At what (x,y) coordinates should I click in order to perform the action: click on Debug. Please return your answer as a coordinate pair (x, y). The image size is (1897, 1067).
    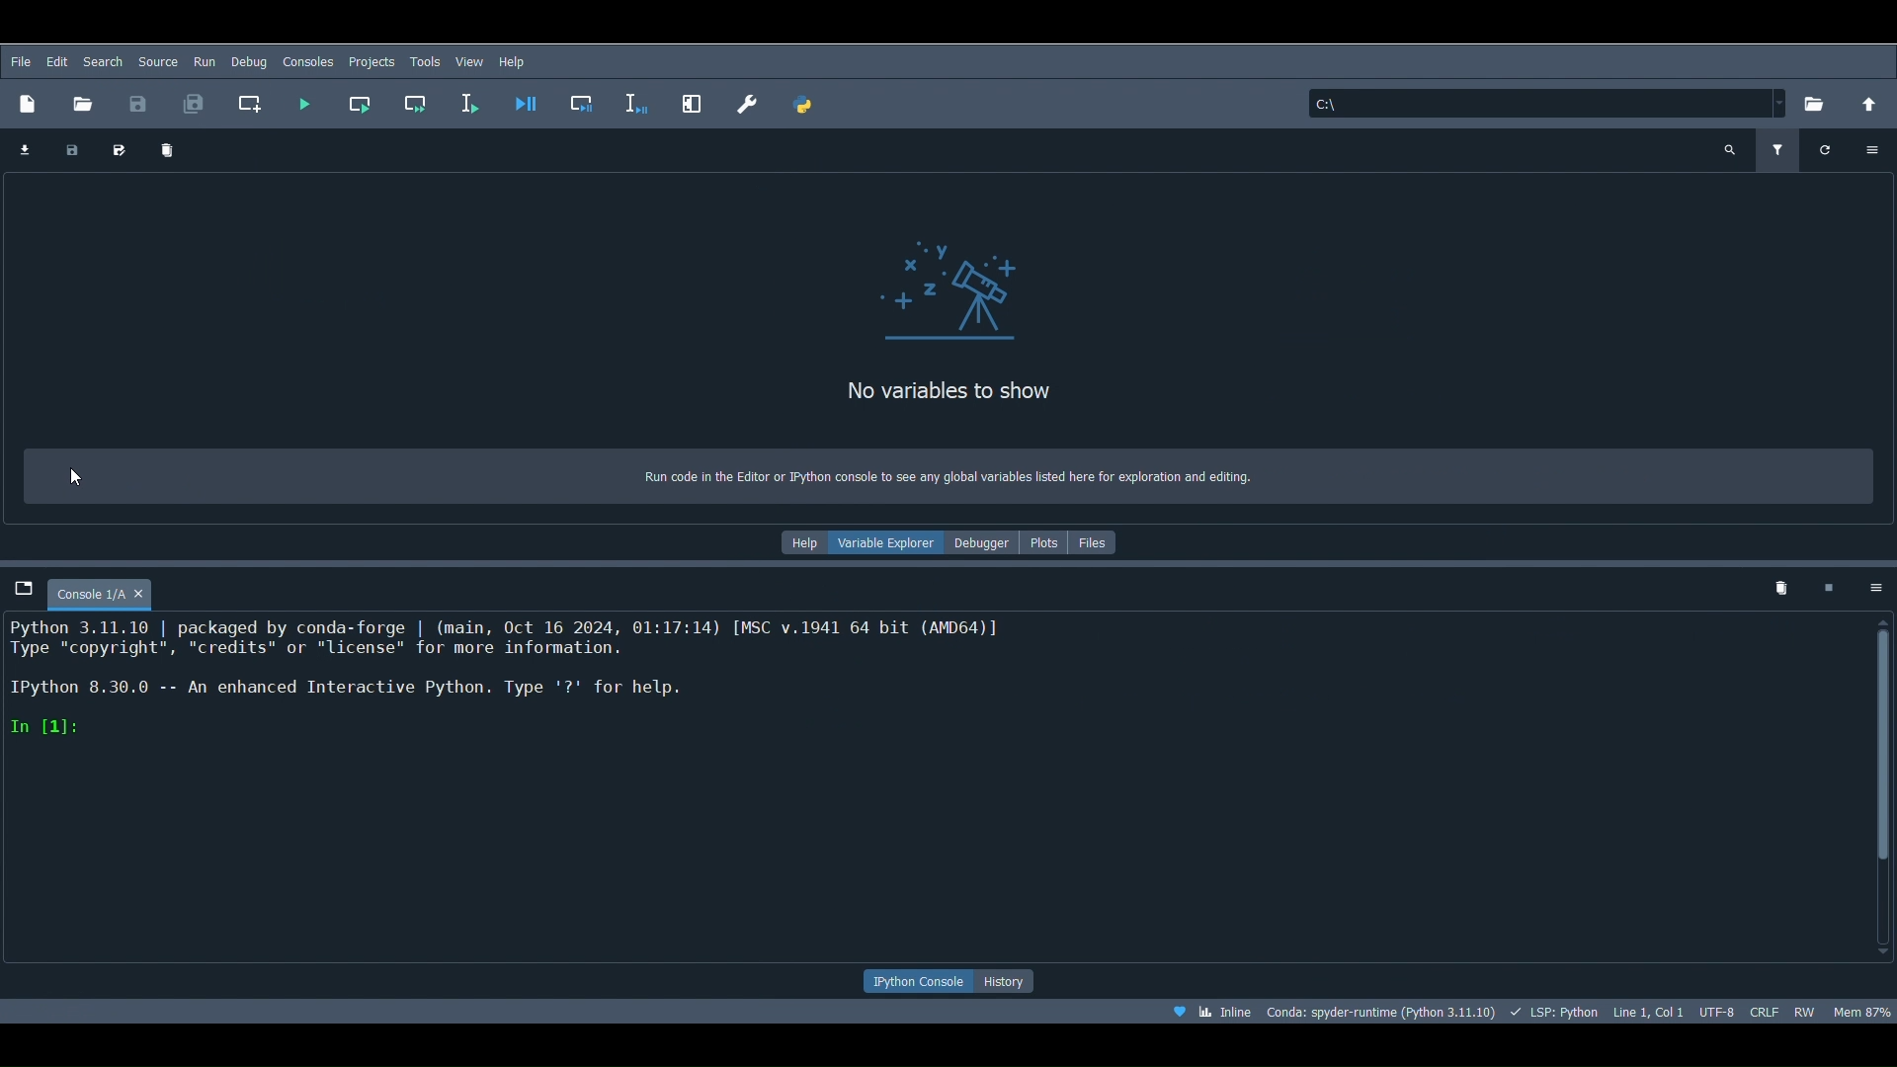
    Looking at the image, I should click on (249, 60).